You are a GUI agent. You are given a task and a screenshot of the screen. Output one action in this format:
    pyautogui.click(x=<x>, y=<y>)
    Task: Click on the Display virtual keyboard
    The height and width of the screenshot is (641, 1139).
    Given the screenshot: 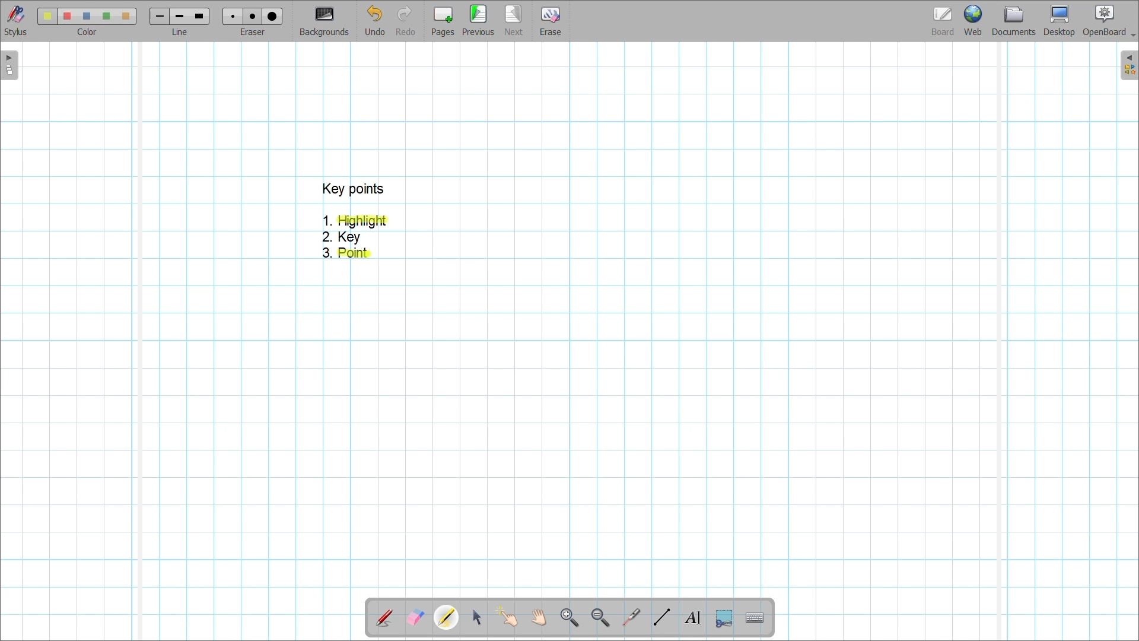 What is the action you would take?
    pyautogui.click(x=755, y=618)
    